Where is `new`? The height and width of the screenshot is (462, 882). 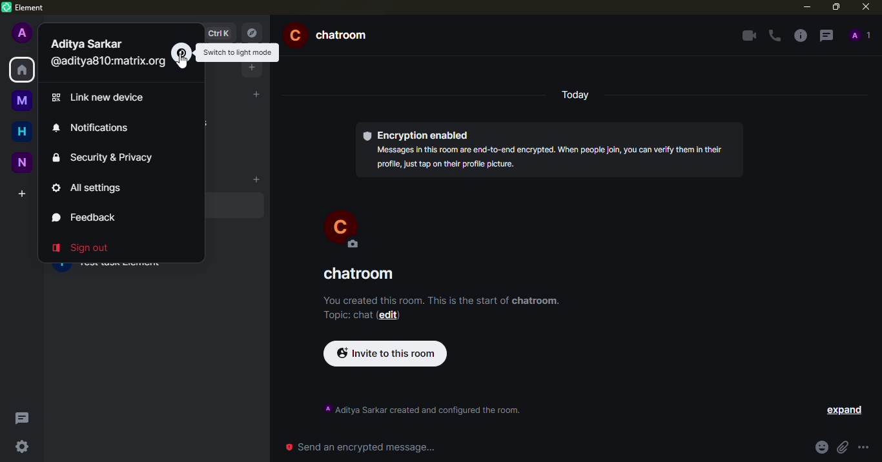
new is located at coordinates (22, 161).